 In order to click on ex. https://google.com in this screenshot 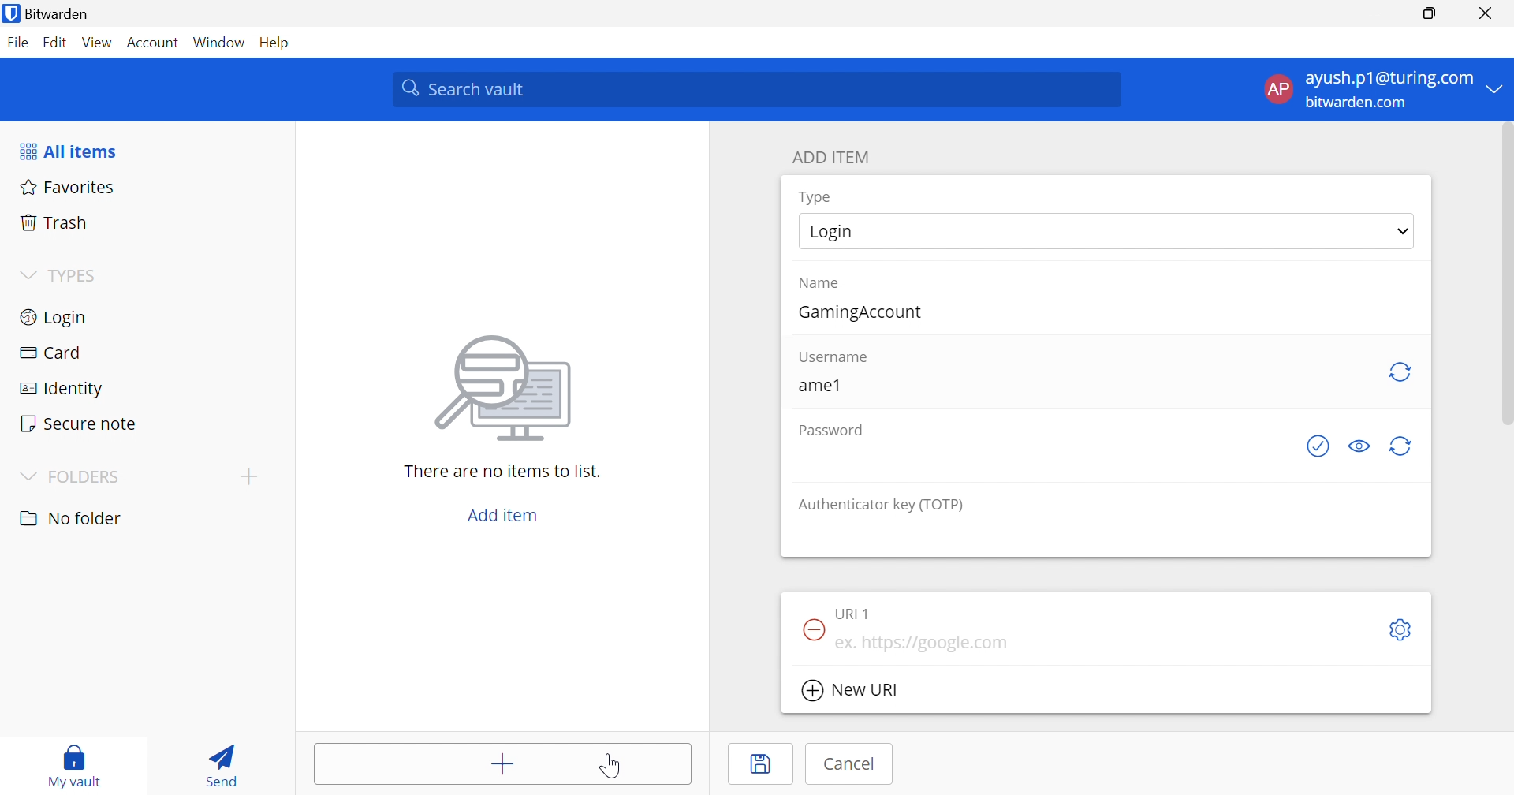, I will do `click(924, 644)`.